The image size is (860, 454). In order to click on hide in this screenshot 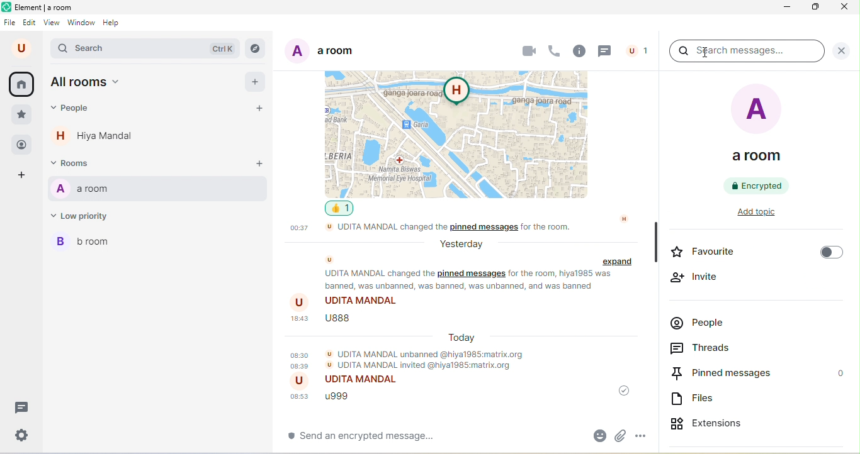, I will do `click(655, 242)`.